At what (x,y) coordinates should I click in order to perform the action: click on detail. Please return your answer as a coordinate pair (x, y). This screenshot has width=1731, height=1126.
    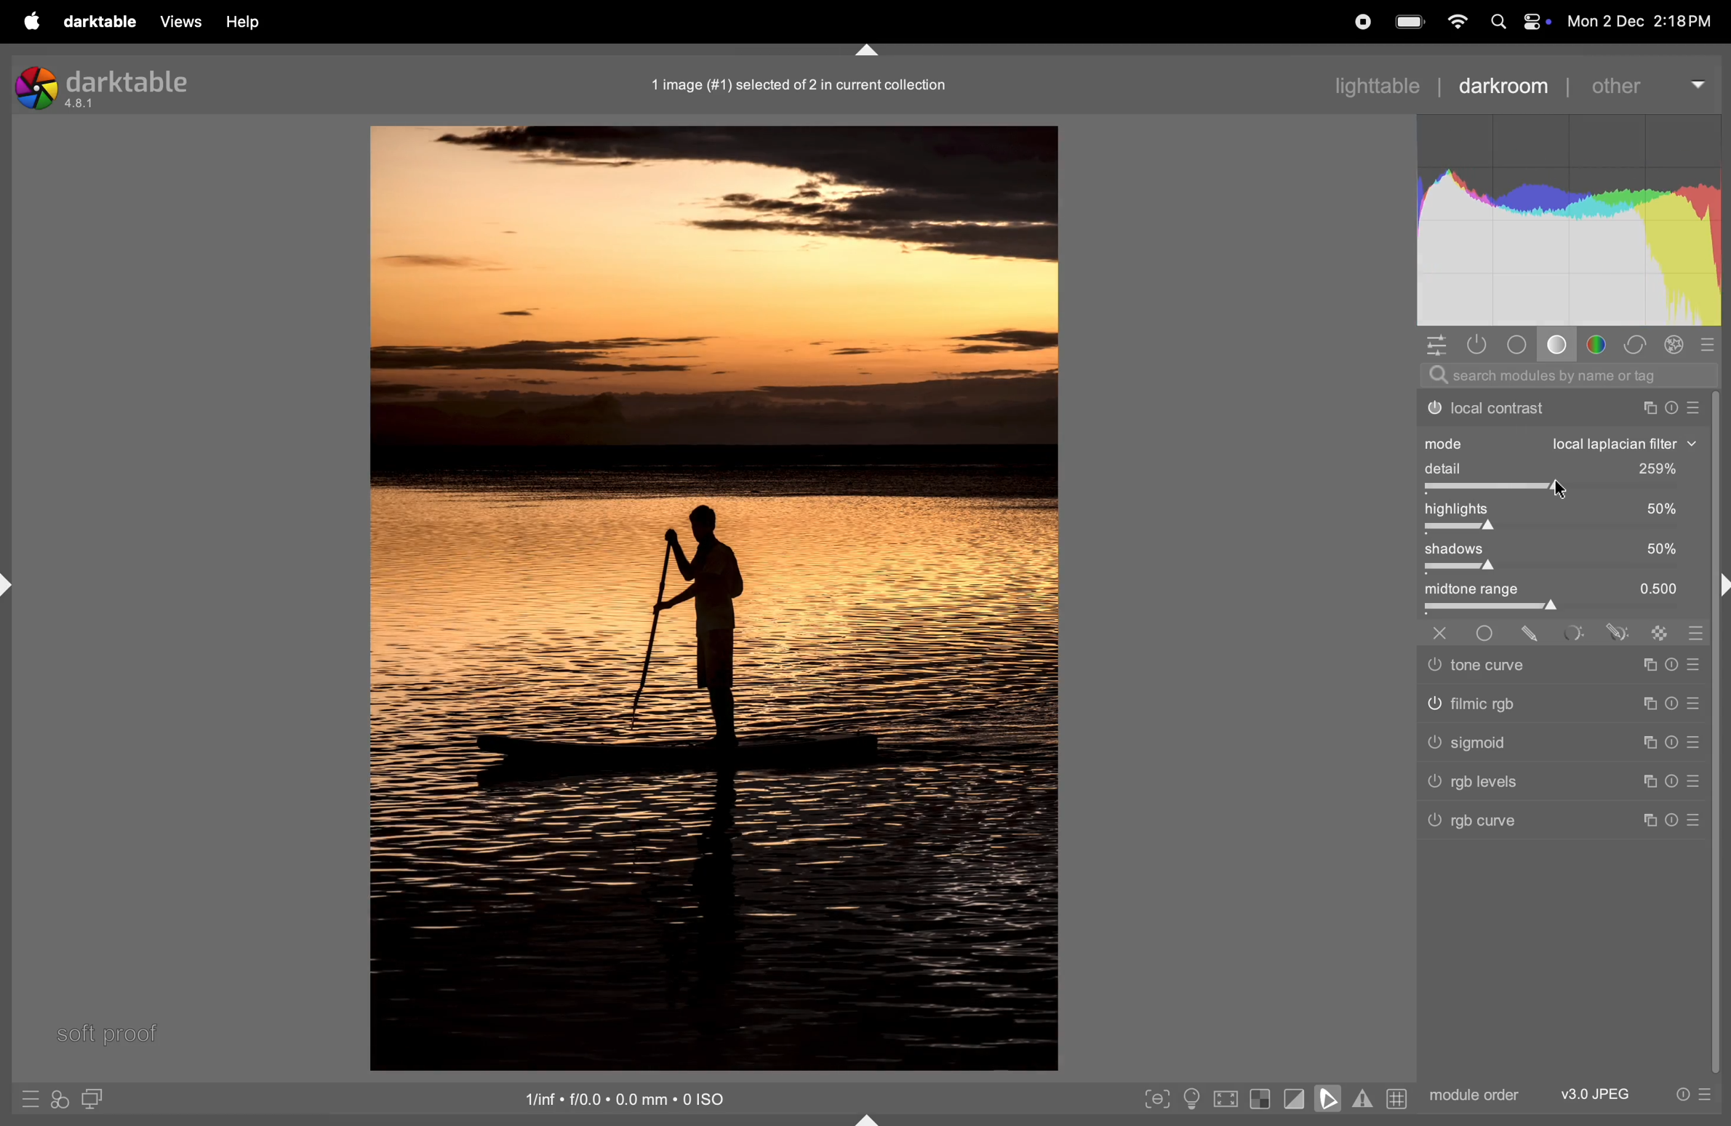
    Looking at the image, I should click on (1559, 467).